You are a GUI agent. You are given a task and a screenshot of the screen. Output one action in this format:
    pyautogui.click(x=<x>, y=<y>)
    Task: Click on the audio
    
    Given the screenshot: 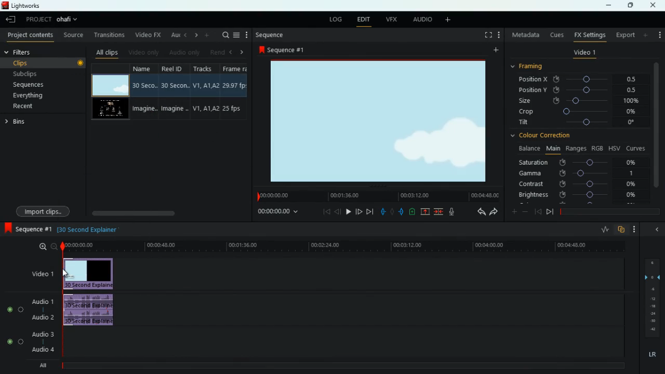 What is the action you would take?
    pyautogui.click(x=419, y=19)
    